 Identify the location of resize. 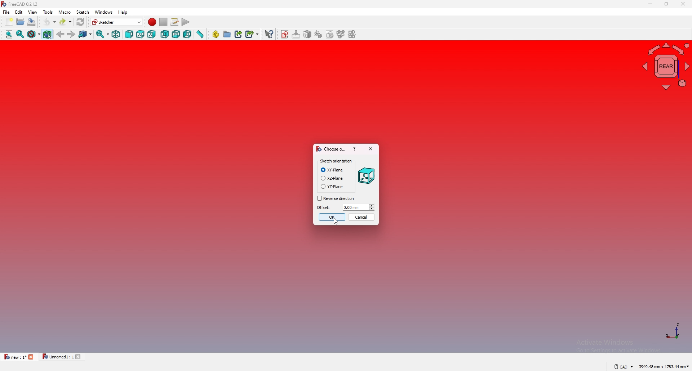
(667, 4).